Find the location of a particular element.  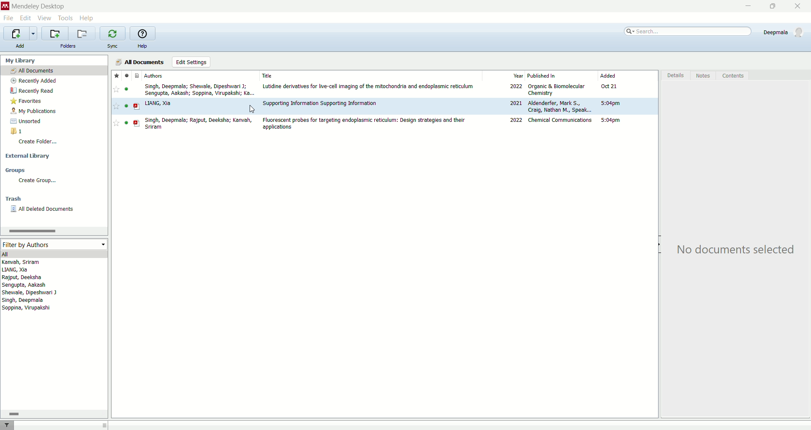

close is located at coordinates (798, 6).